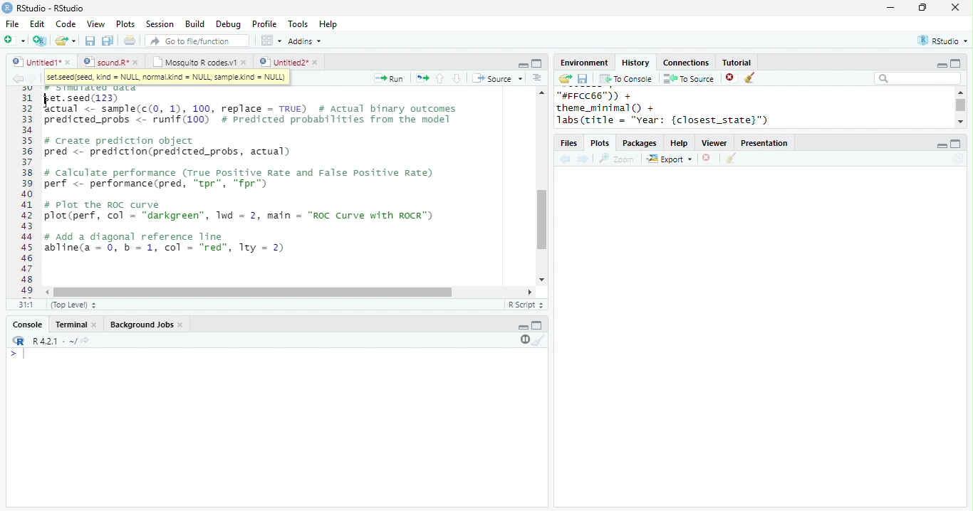 The height and width of the screenshot is (511, 973). Describe the element at coordinates (626, 79) in the screenshot. I see `To console` at that location.